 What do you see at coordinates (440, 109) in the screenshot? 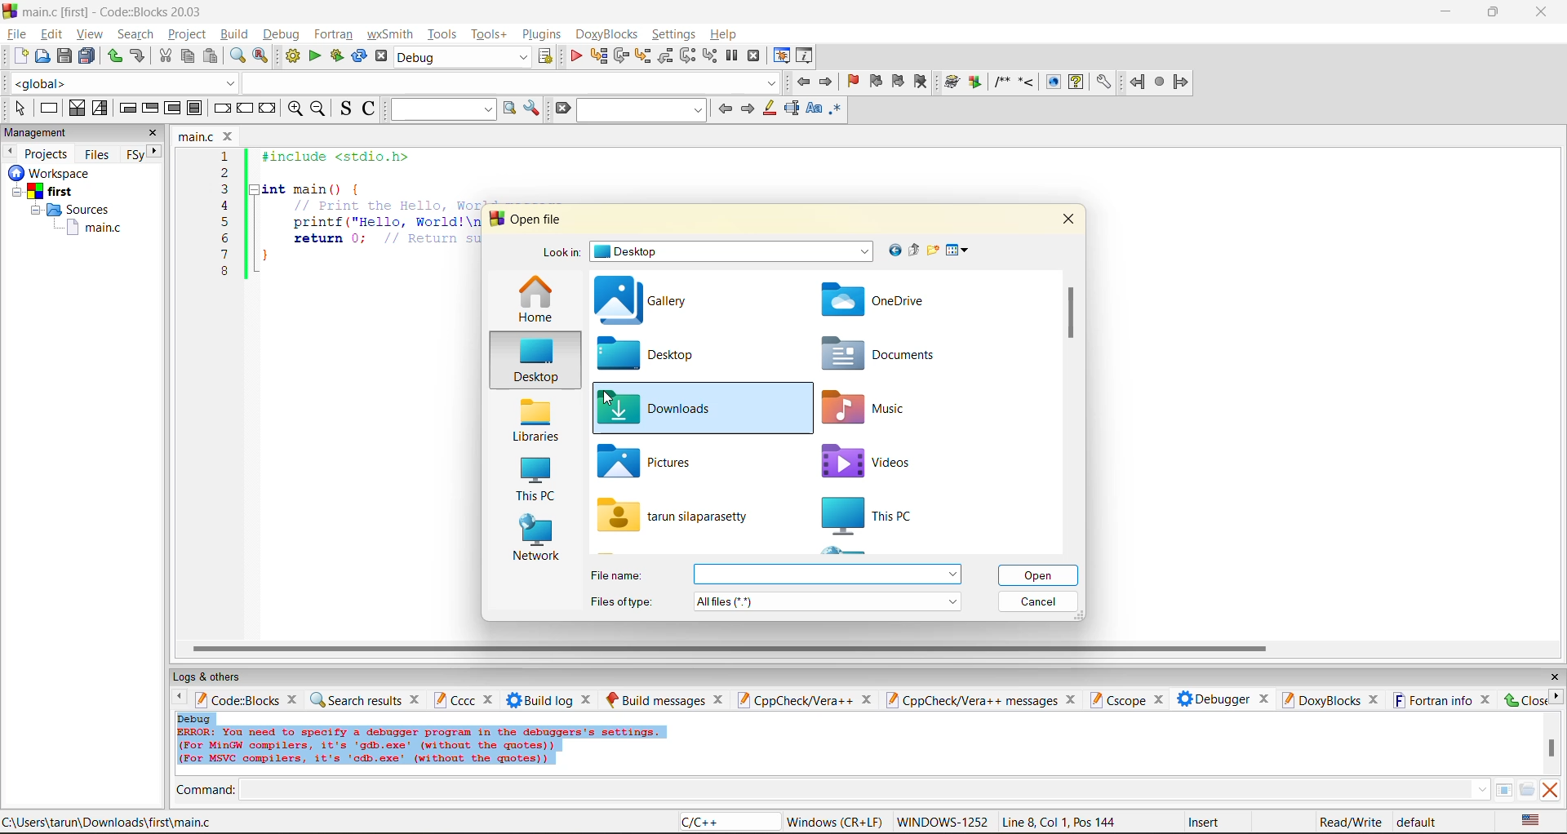
I see `text to search` at bounding box center [440, 109].